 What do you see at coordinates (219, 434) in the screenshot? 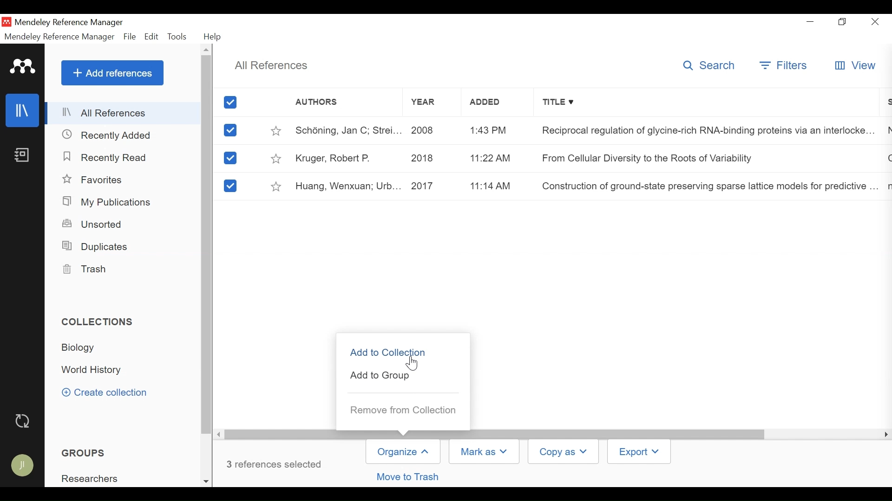
I see `Scroll Right` at bounding box center [219, 434].